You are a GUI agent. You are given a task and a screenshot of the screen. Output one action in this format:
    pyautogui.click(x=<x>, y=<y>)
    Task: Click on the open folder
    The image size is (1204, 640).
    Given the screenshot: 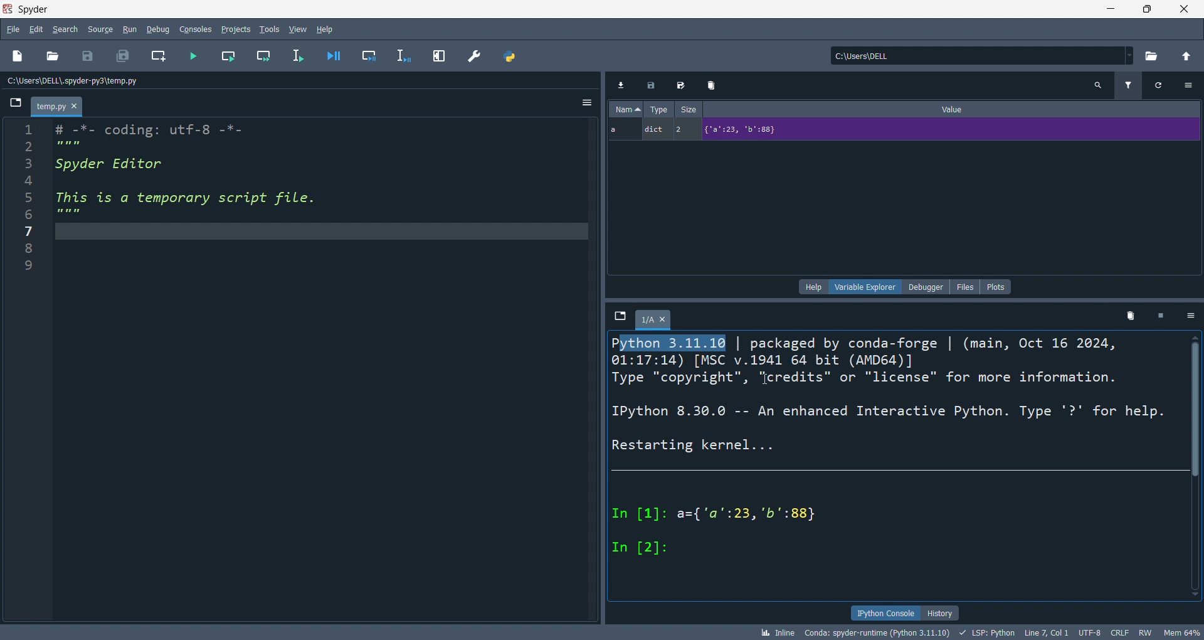 What is the action you would take?
    pyautogui.click(x=52, y=57)
    